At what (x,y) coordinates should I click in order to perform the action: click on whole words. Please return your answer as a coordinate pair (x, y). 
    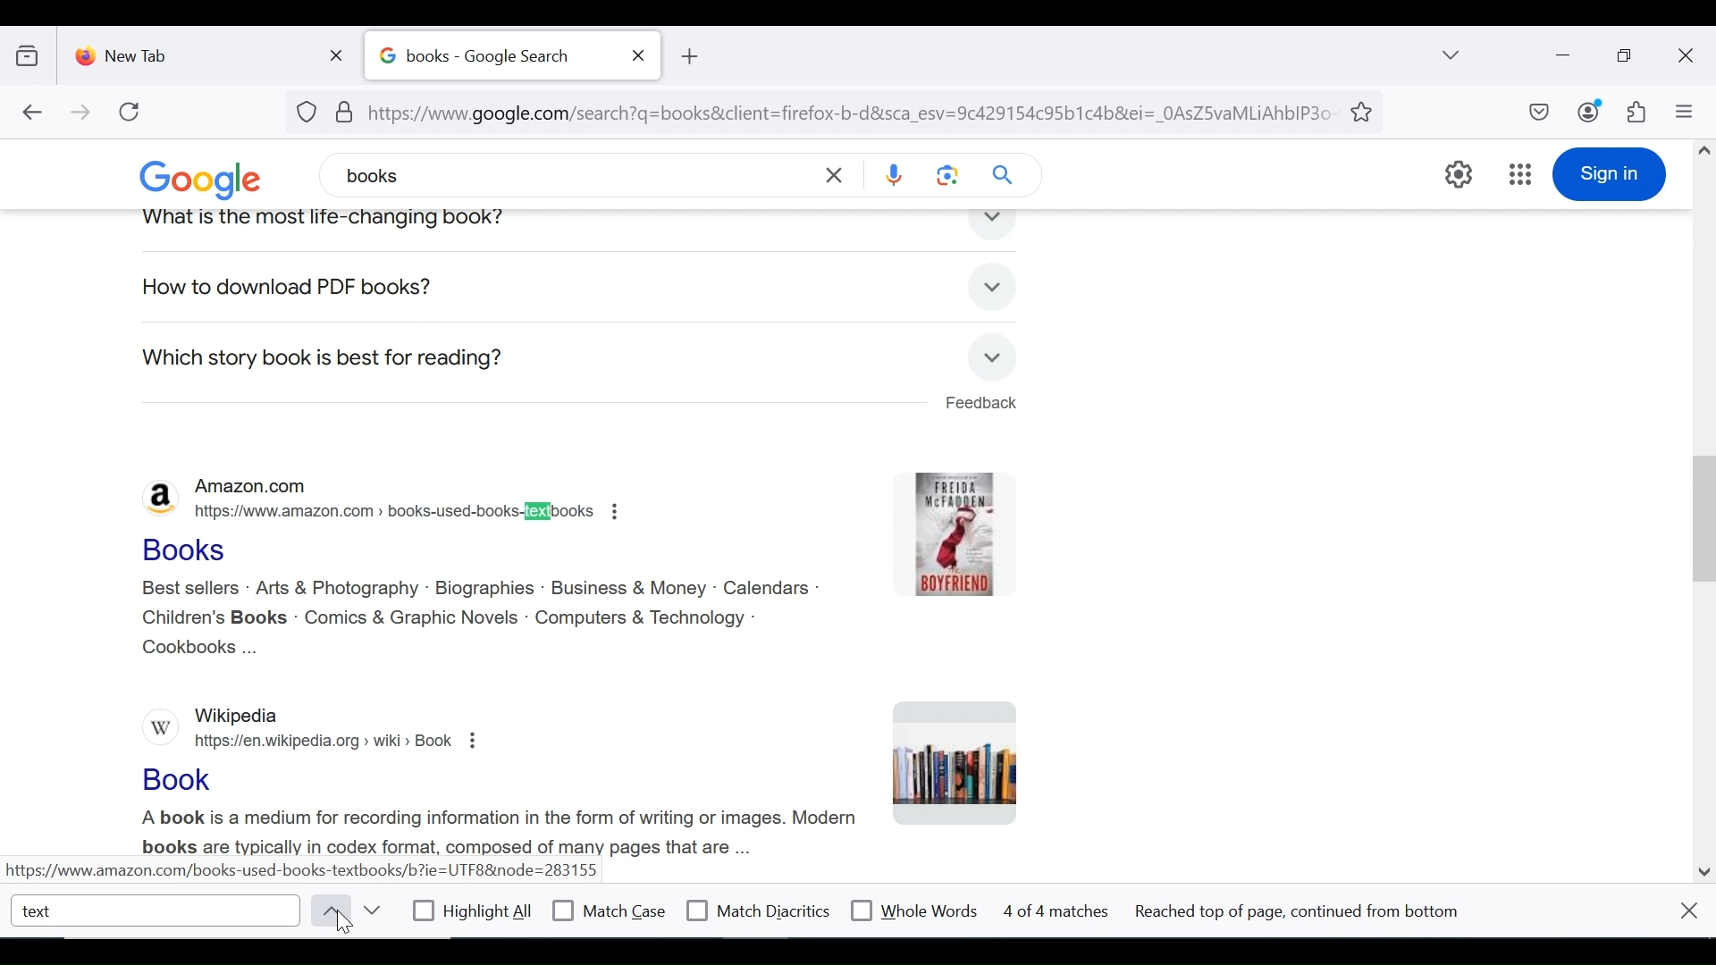
    Looking at the image, I should click on (913, 909).